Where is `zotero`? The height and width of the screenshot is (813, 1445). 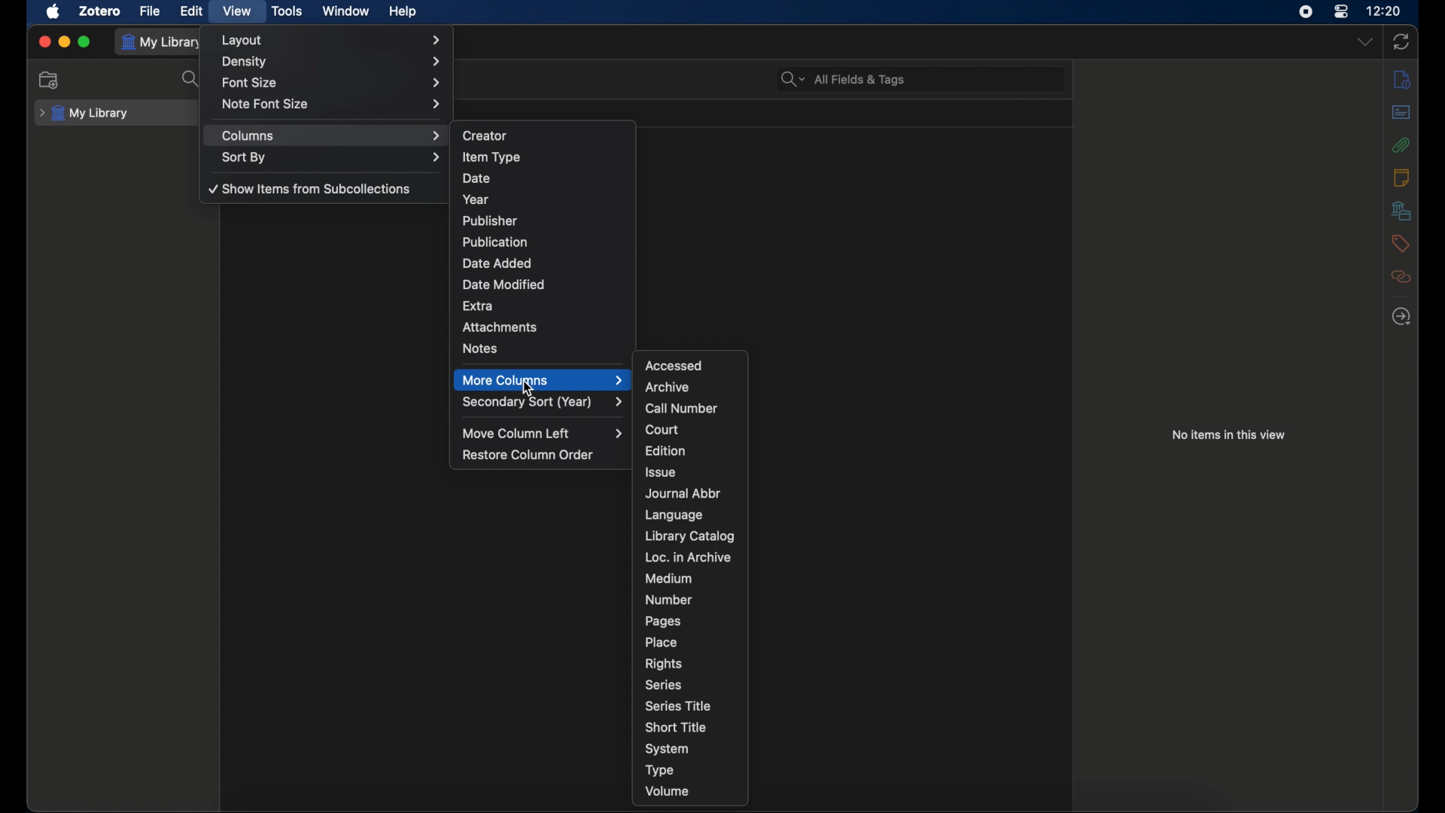
zotero is located at coordinates (100, 11).